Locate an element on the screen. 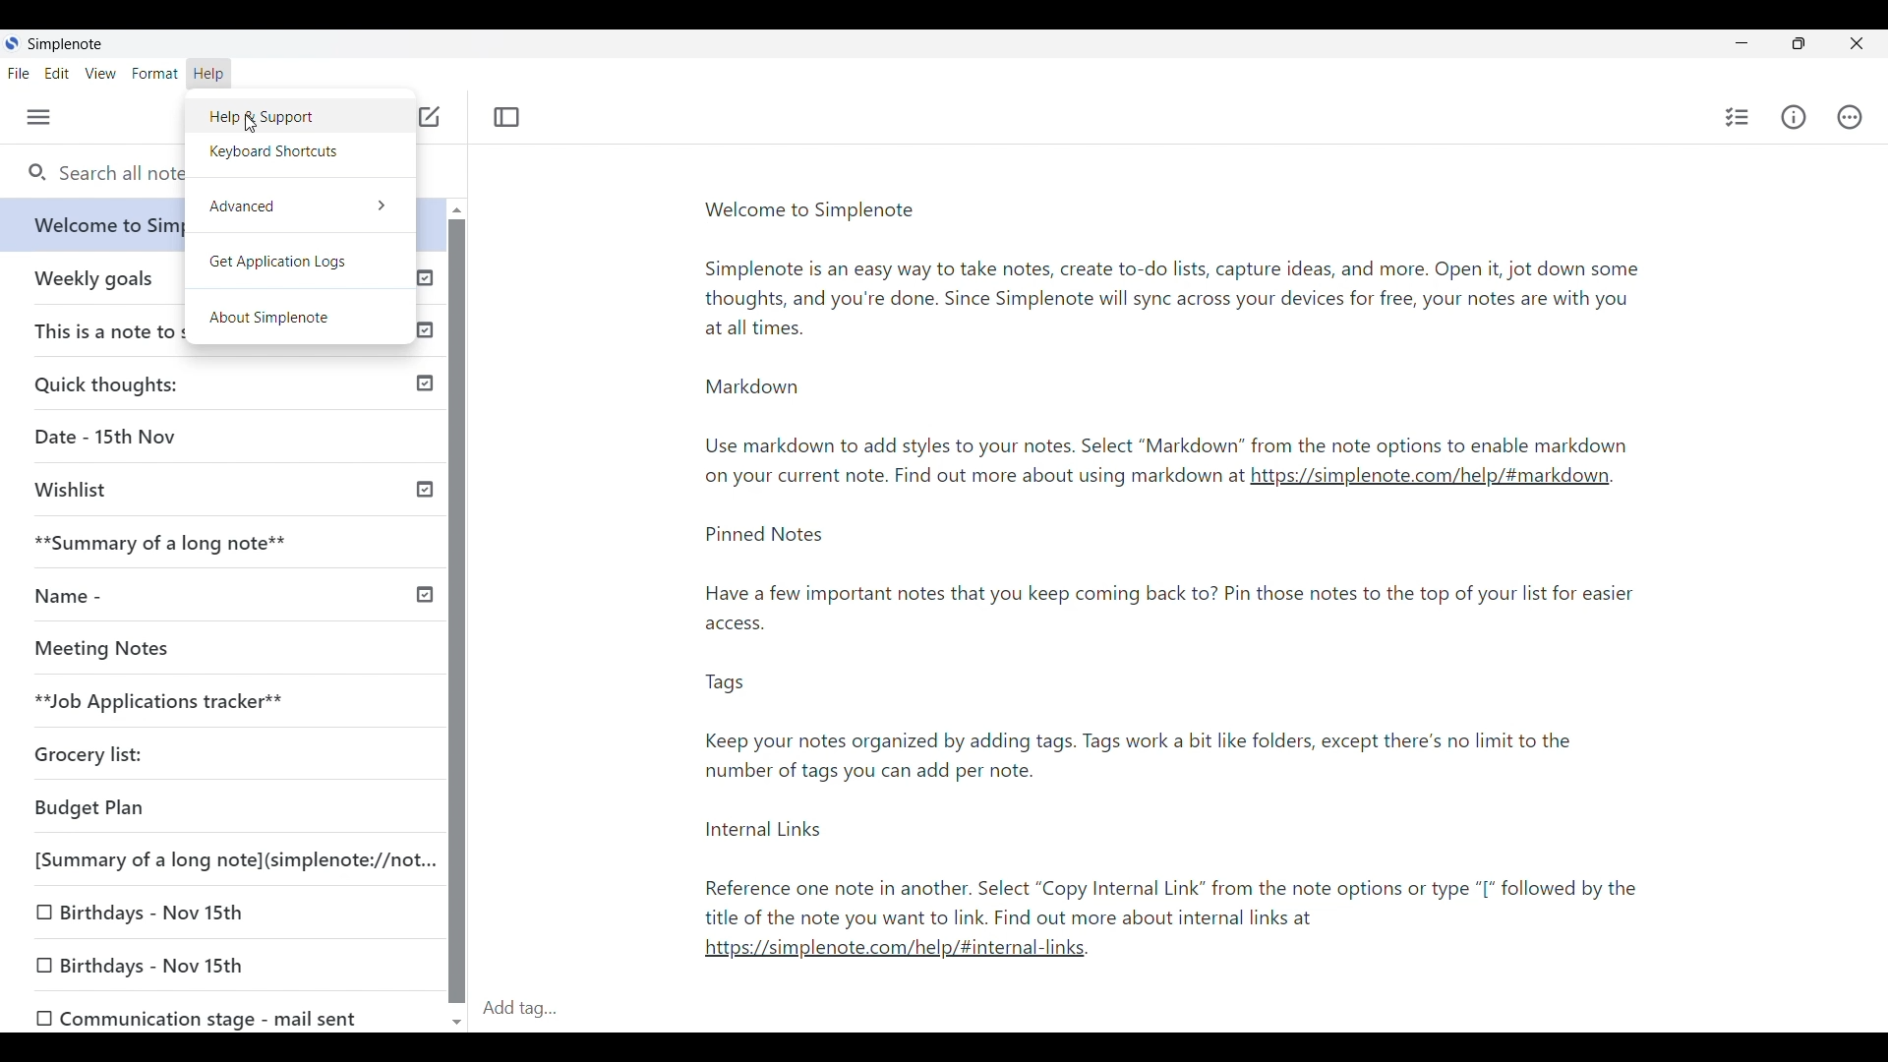 The image size is (1888, 1062). Close interface is located at coordinates (1857, 42).